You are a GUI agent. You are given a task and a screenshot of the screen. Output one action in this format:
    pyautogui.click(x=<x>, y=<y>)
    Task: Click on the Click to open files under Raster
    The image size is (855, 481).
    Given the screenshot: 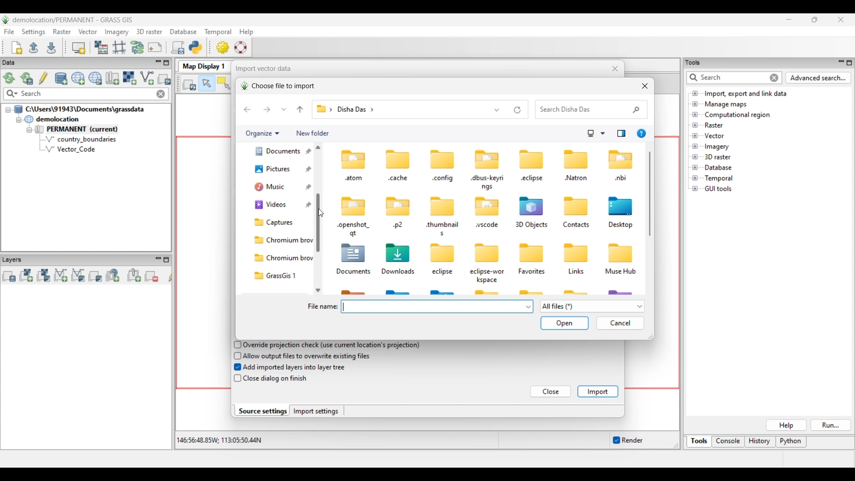 What is the action you would take?
    pyautogui.click(x=695, y=125)
    